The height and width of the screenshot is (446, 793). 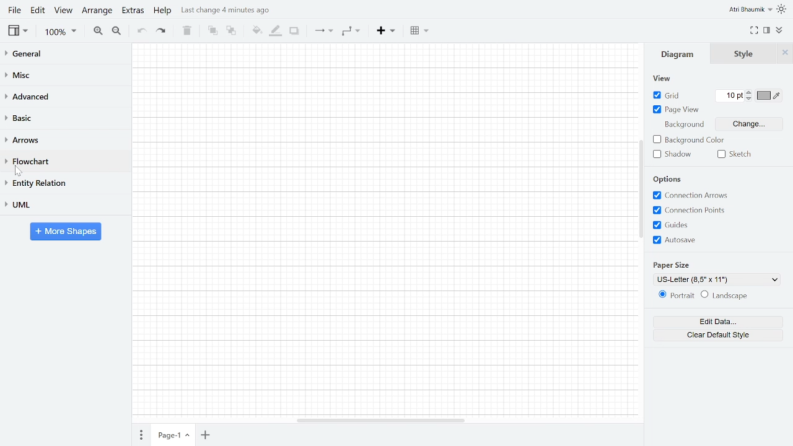 I want to click on File, so click(x=13, y=10).